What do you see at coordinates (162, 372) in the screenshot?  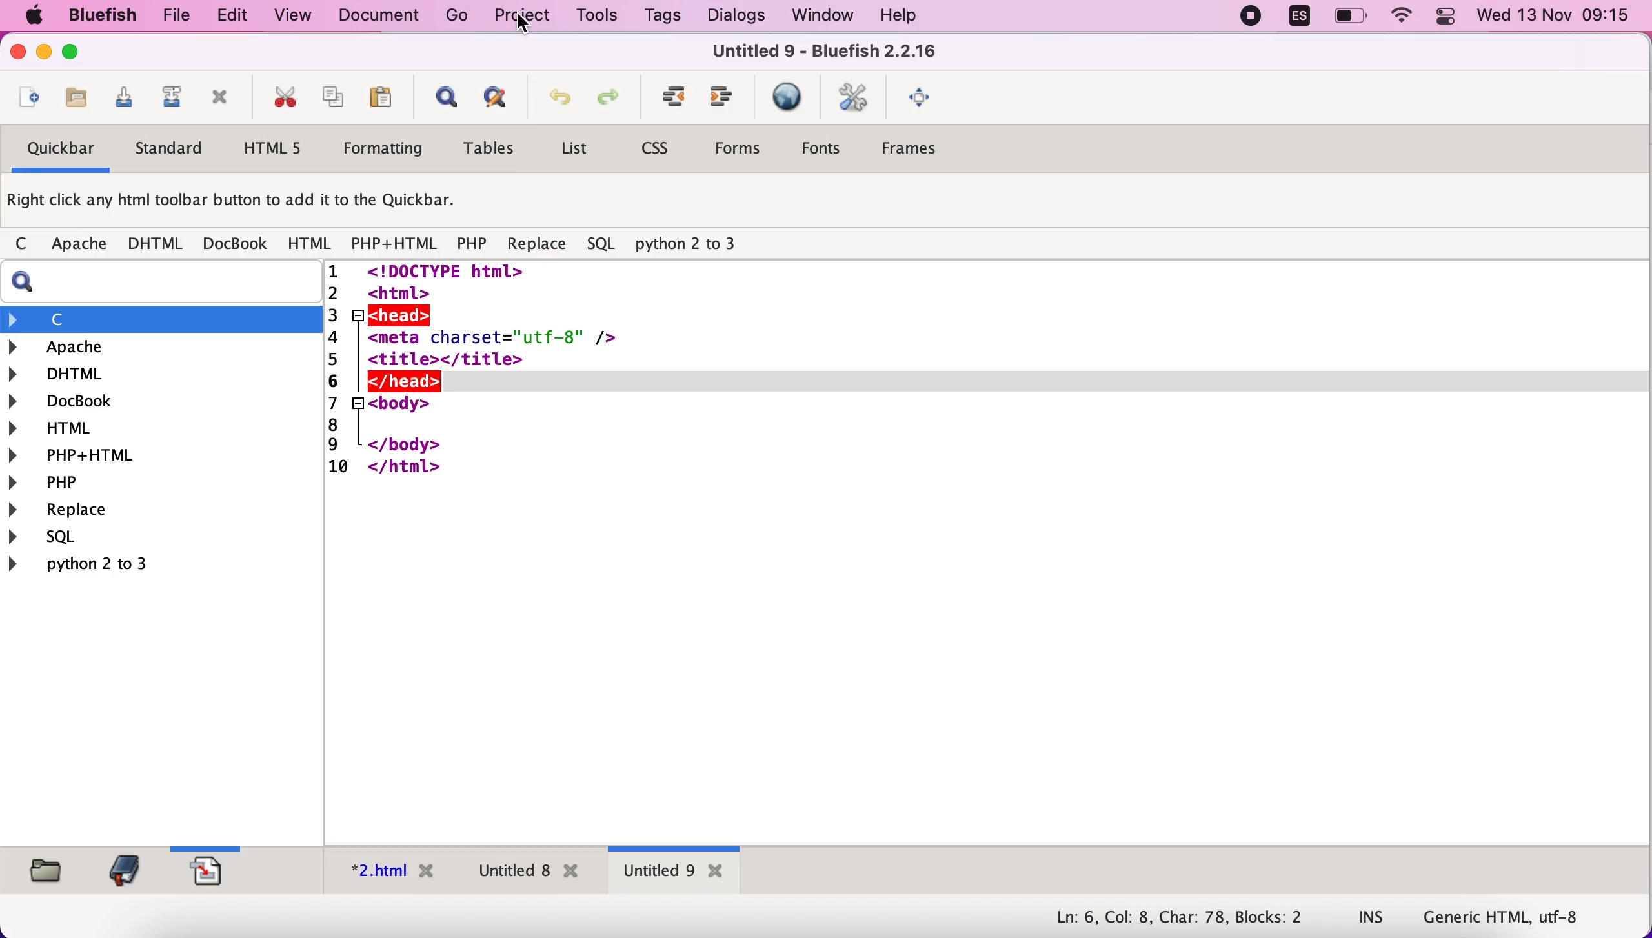 I see `dhtml` at bounding box center [162, 372].